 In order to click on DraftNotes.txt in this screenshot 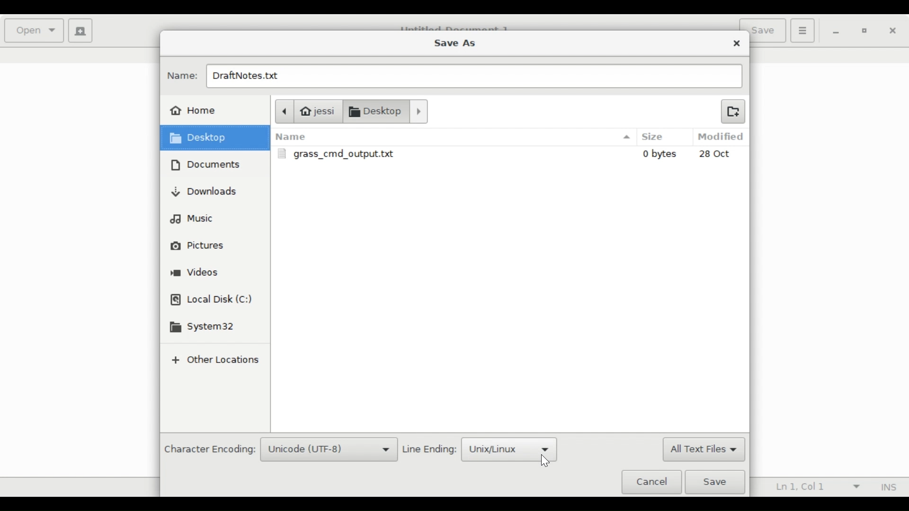, I will do `click(472, 77)`.